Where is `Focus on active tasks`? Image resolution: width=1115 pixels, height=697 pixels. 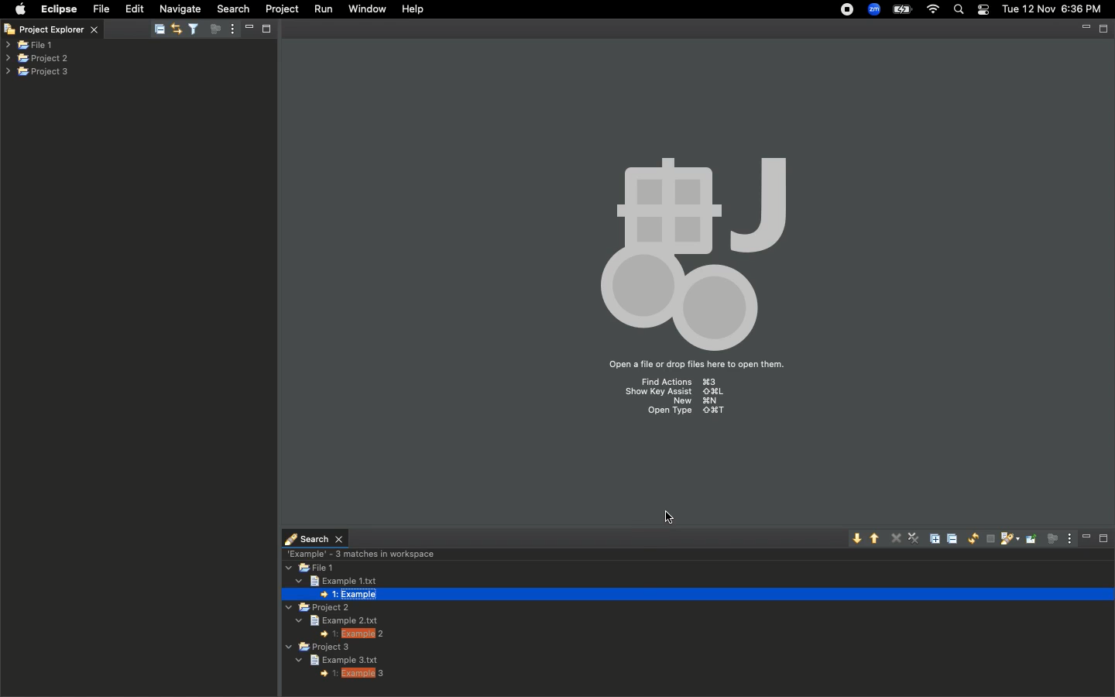
Focus on active tasks is located at coordinates (218, 32).